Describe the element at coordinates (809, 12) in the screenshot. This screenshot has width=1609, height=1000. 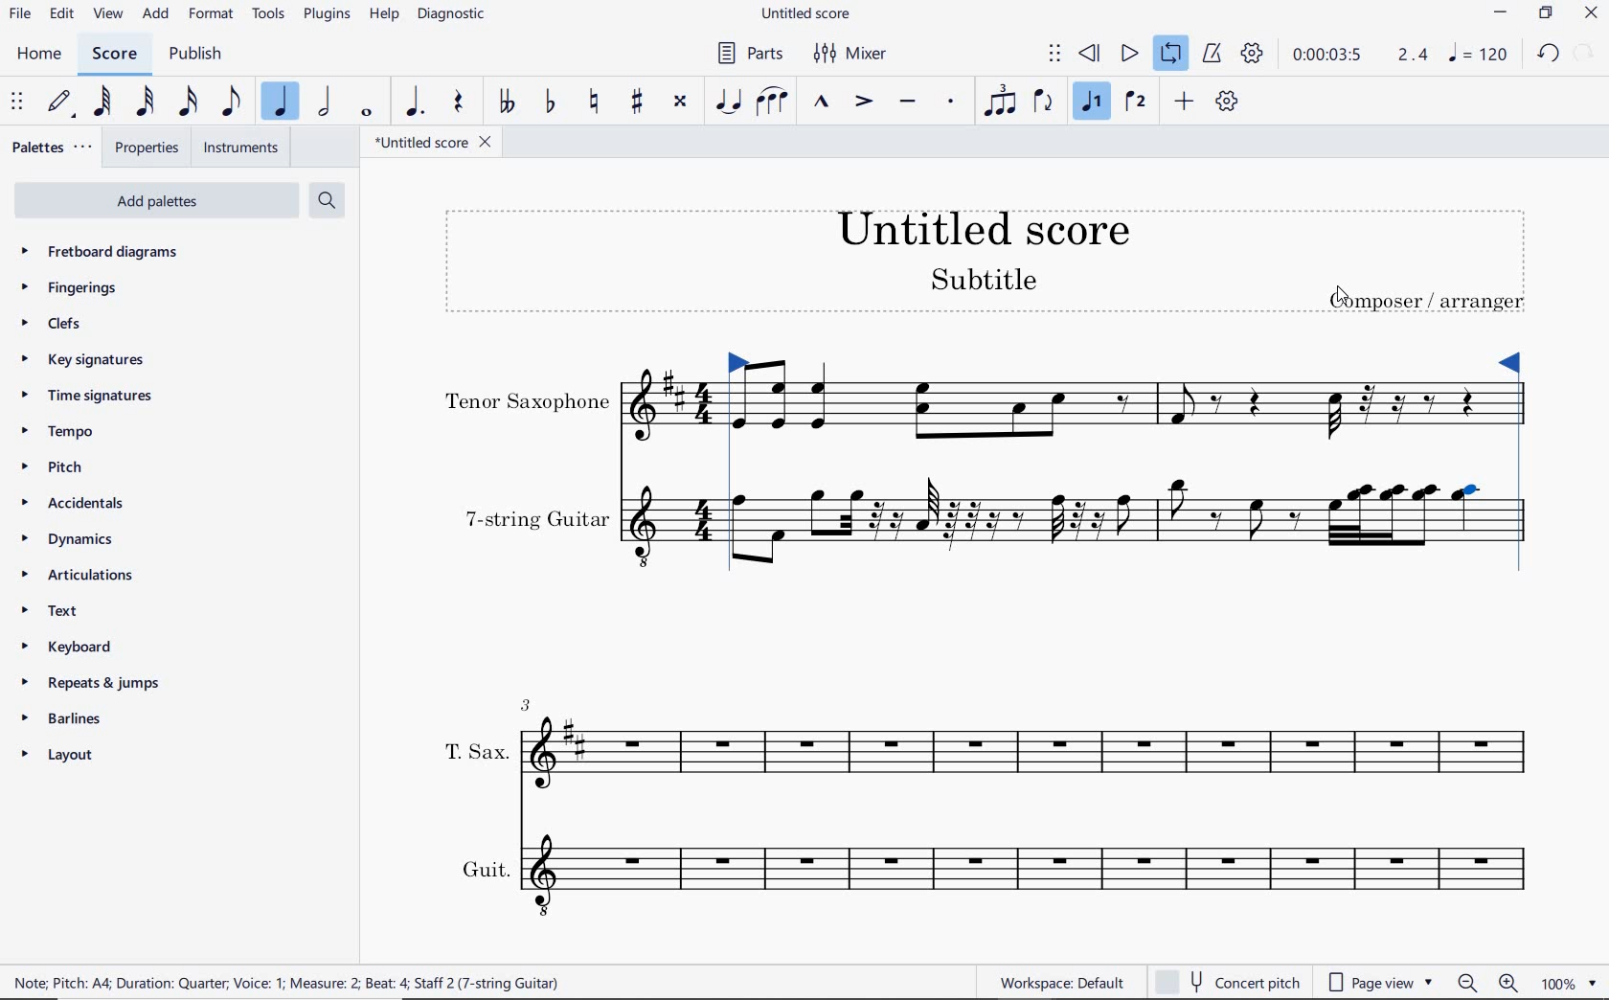
I see `FILE NAME` at that location.